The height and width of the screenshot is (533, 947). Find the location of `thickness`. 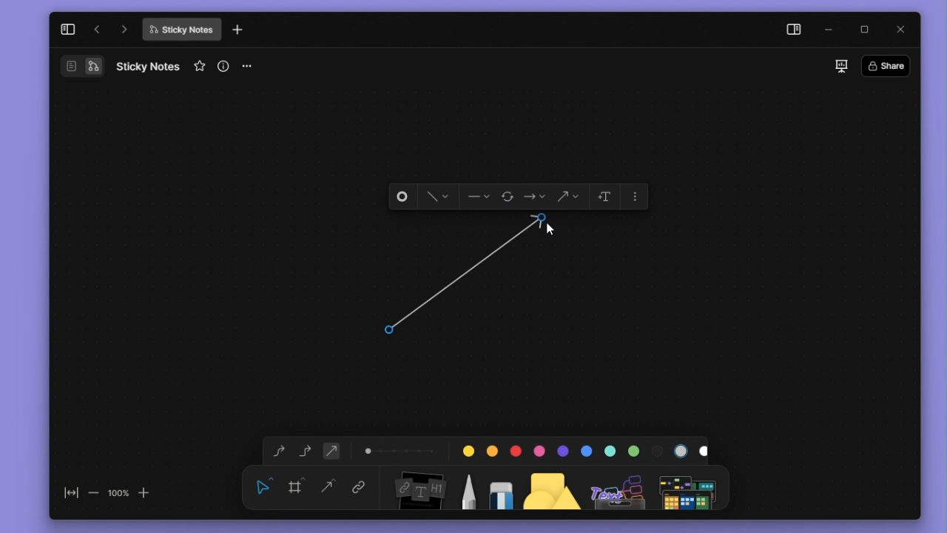

thickness is located at coordinates (400, 449).